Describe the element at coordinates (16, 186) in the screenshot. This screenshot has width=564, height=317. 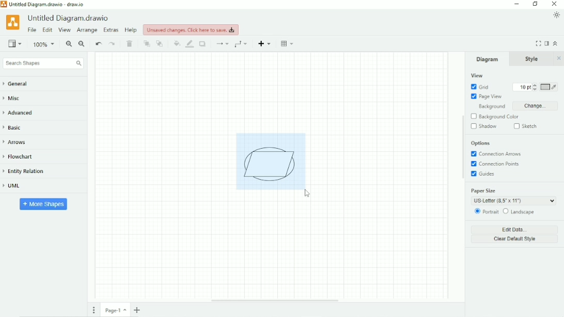
I see `UML` at that location.